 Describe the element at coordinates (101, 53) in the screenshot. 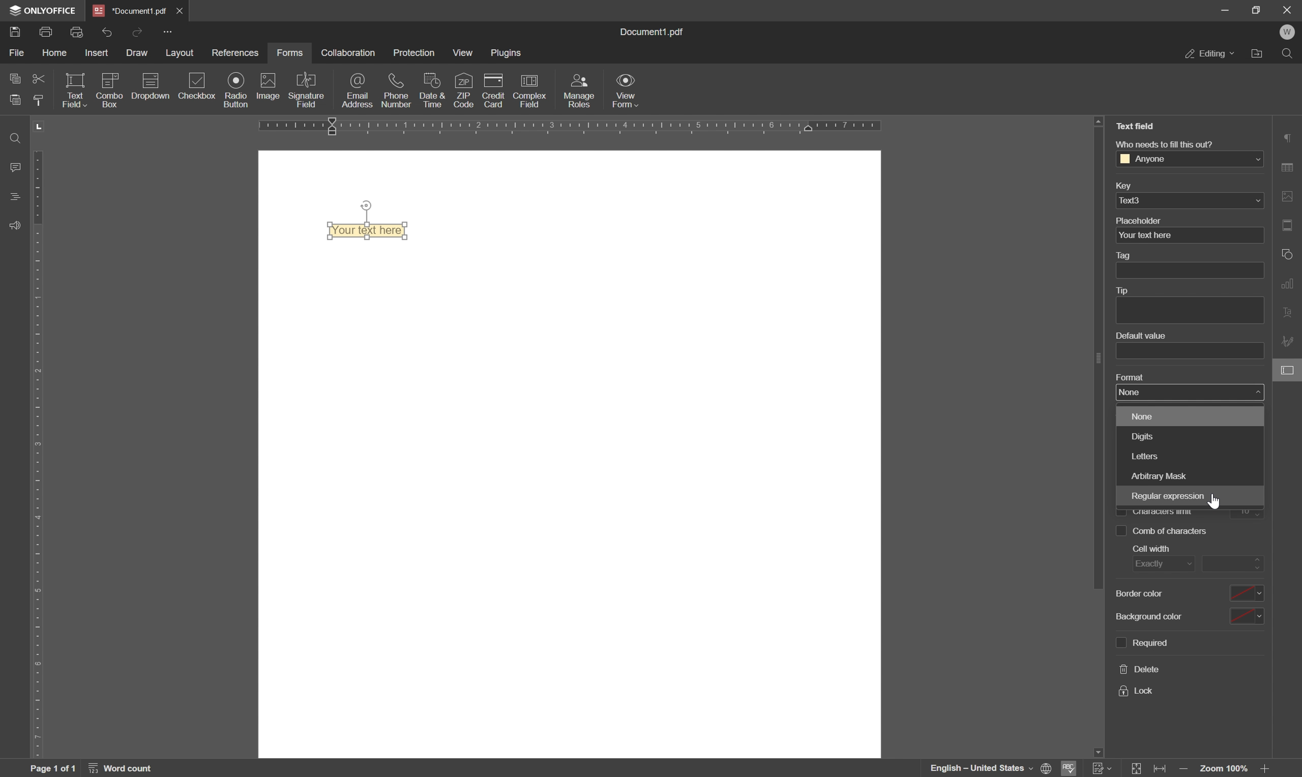

I see `insert` at that location.